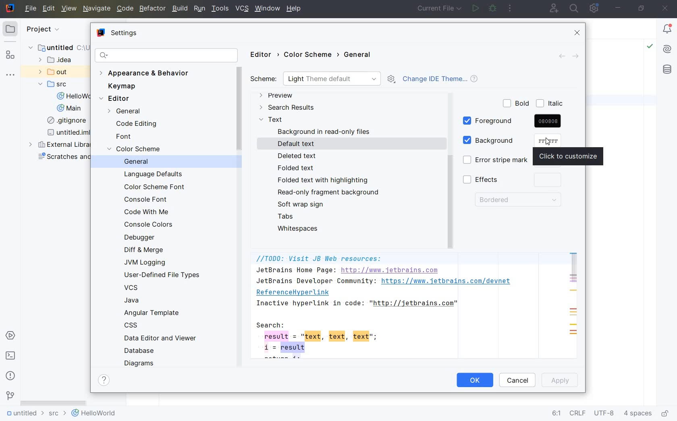  I want to click on DIFF & MERGE, so click(148, 250).